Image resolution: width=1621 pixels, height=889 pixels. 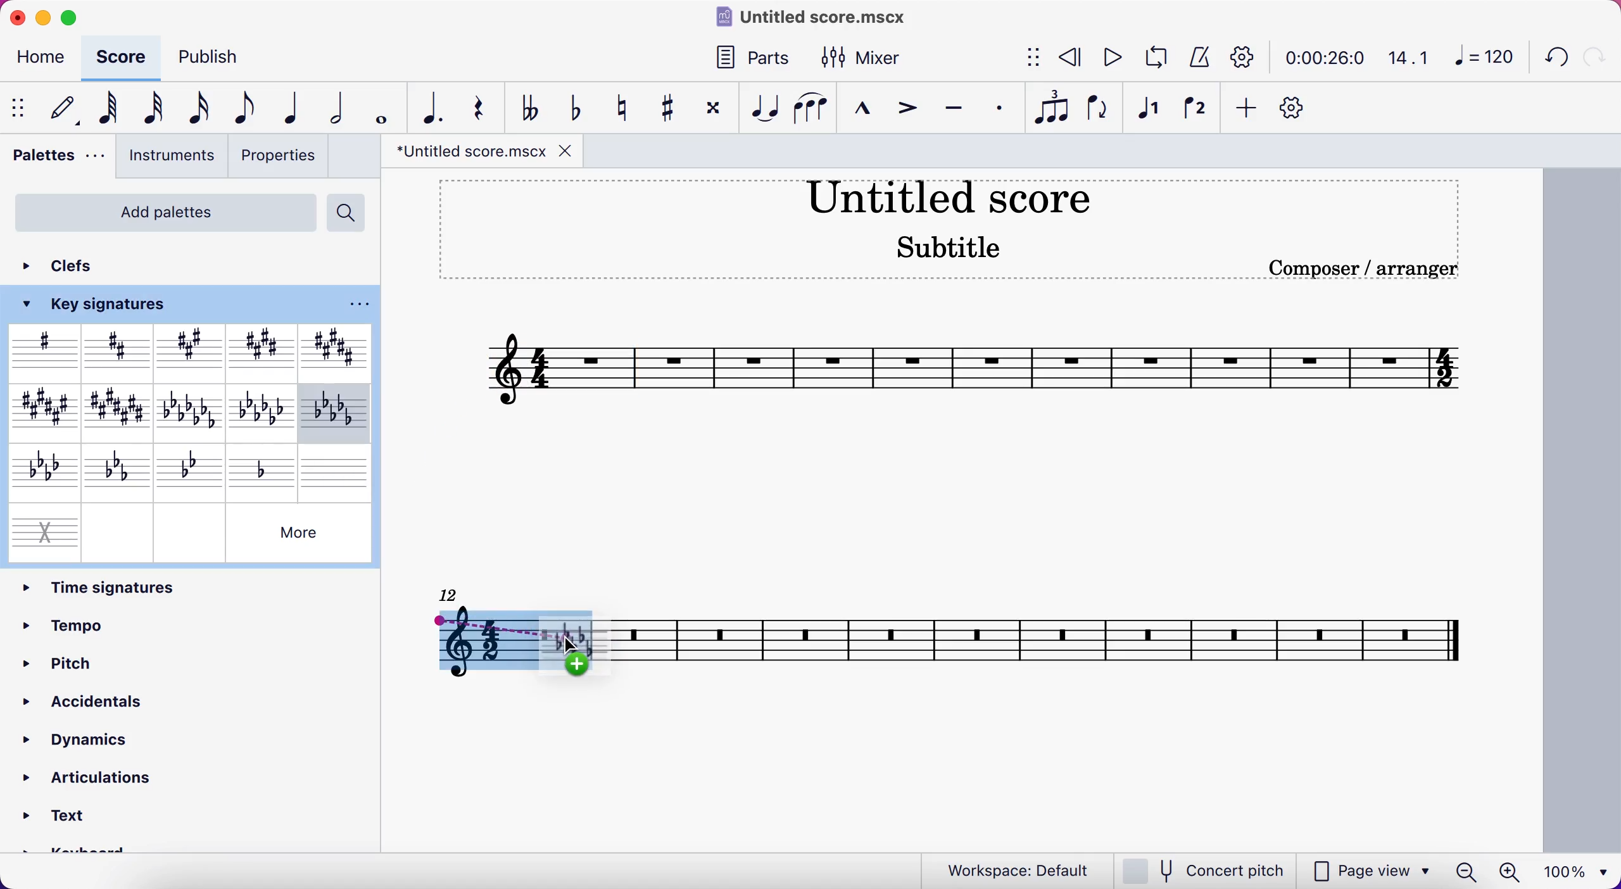 What do you see at coordinates (120, 411) in the screenshot?
I see `C major` at bounding box center [120, 411].